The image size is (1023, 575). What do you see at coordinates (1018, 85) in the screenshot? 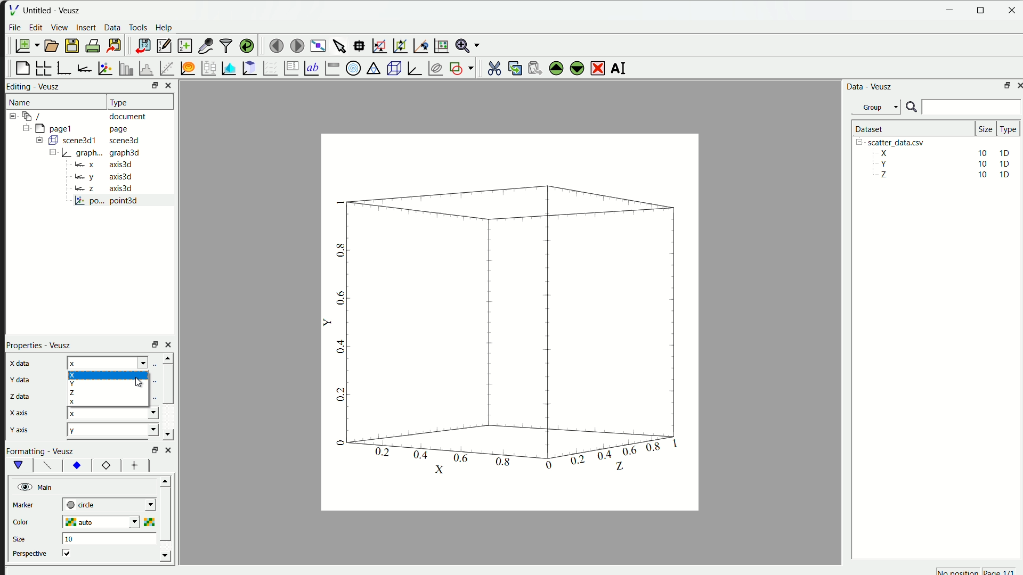
I see `close` at bounding box center [1018, 85].